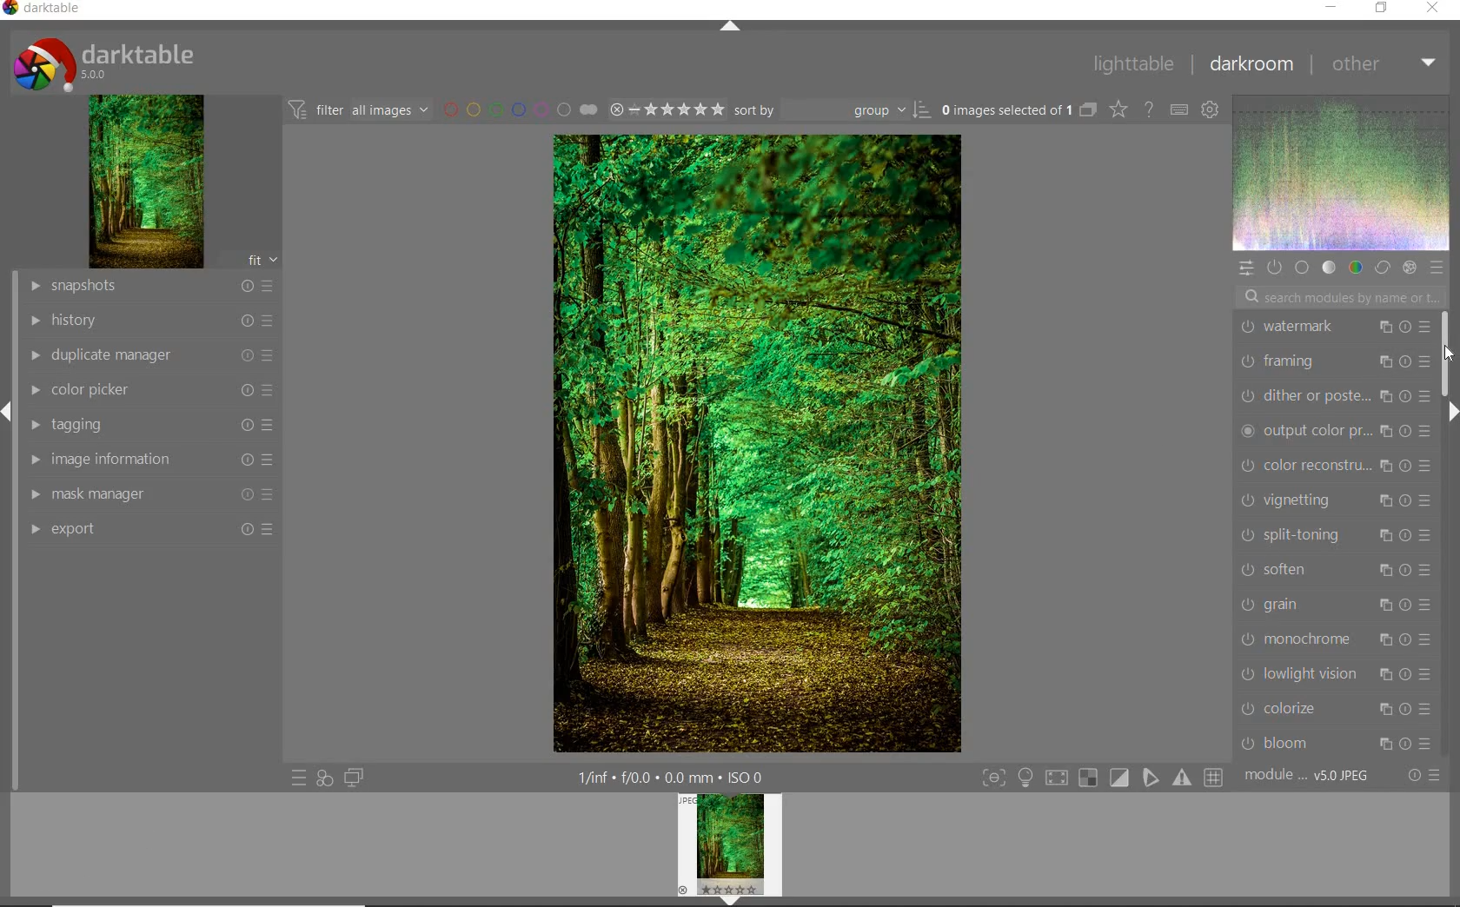  What do you see at coordinates (323, 778) in the screenshot?
I see `QUICK ACCESS FOR APPLYING OF YOUR STYLES` at bounding box center [323, 778].